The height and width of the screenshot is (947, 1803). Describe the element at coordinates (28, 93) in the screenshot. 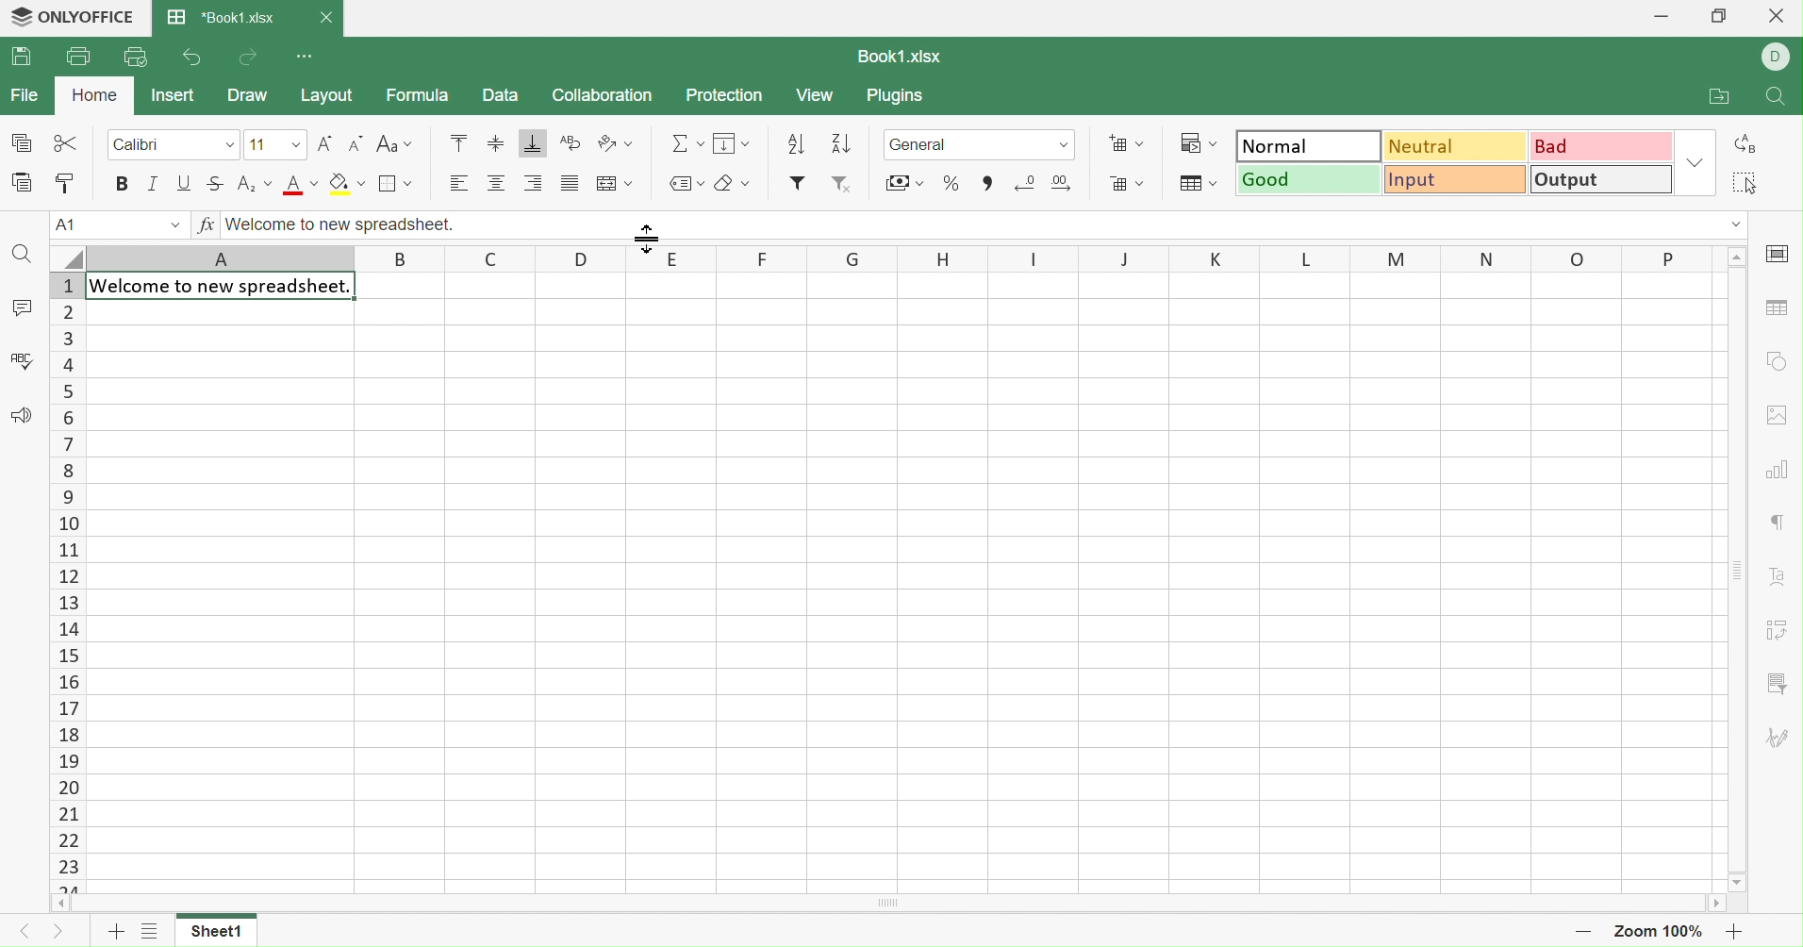

I see `File` at that location.